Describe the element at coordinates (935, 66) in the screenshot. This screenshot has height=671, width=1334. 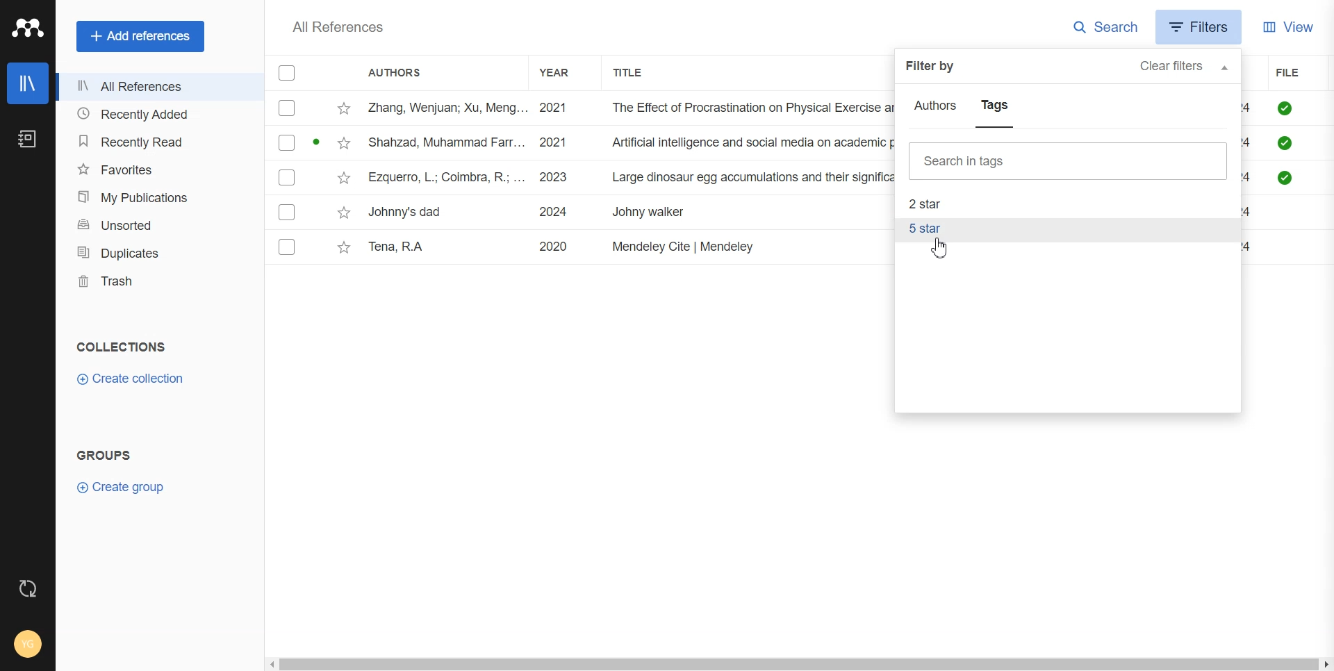
I see `Filter by` at that location.